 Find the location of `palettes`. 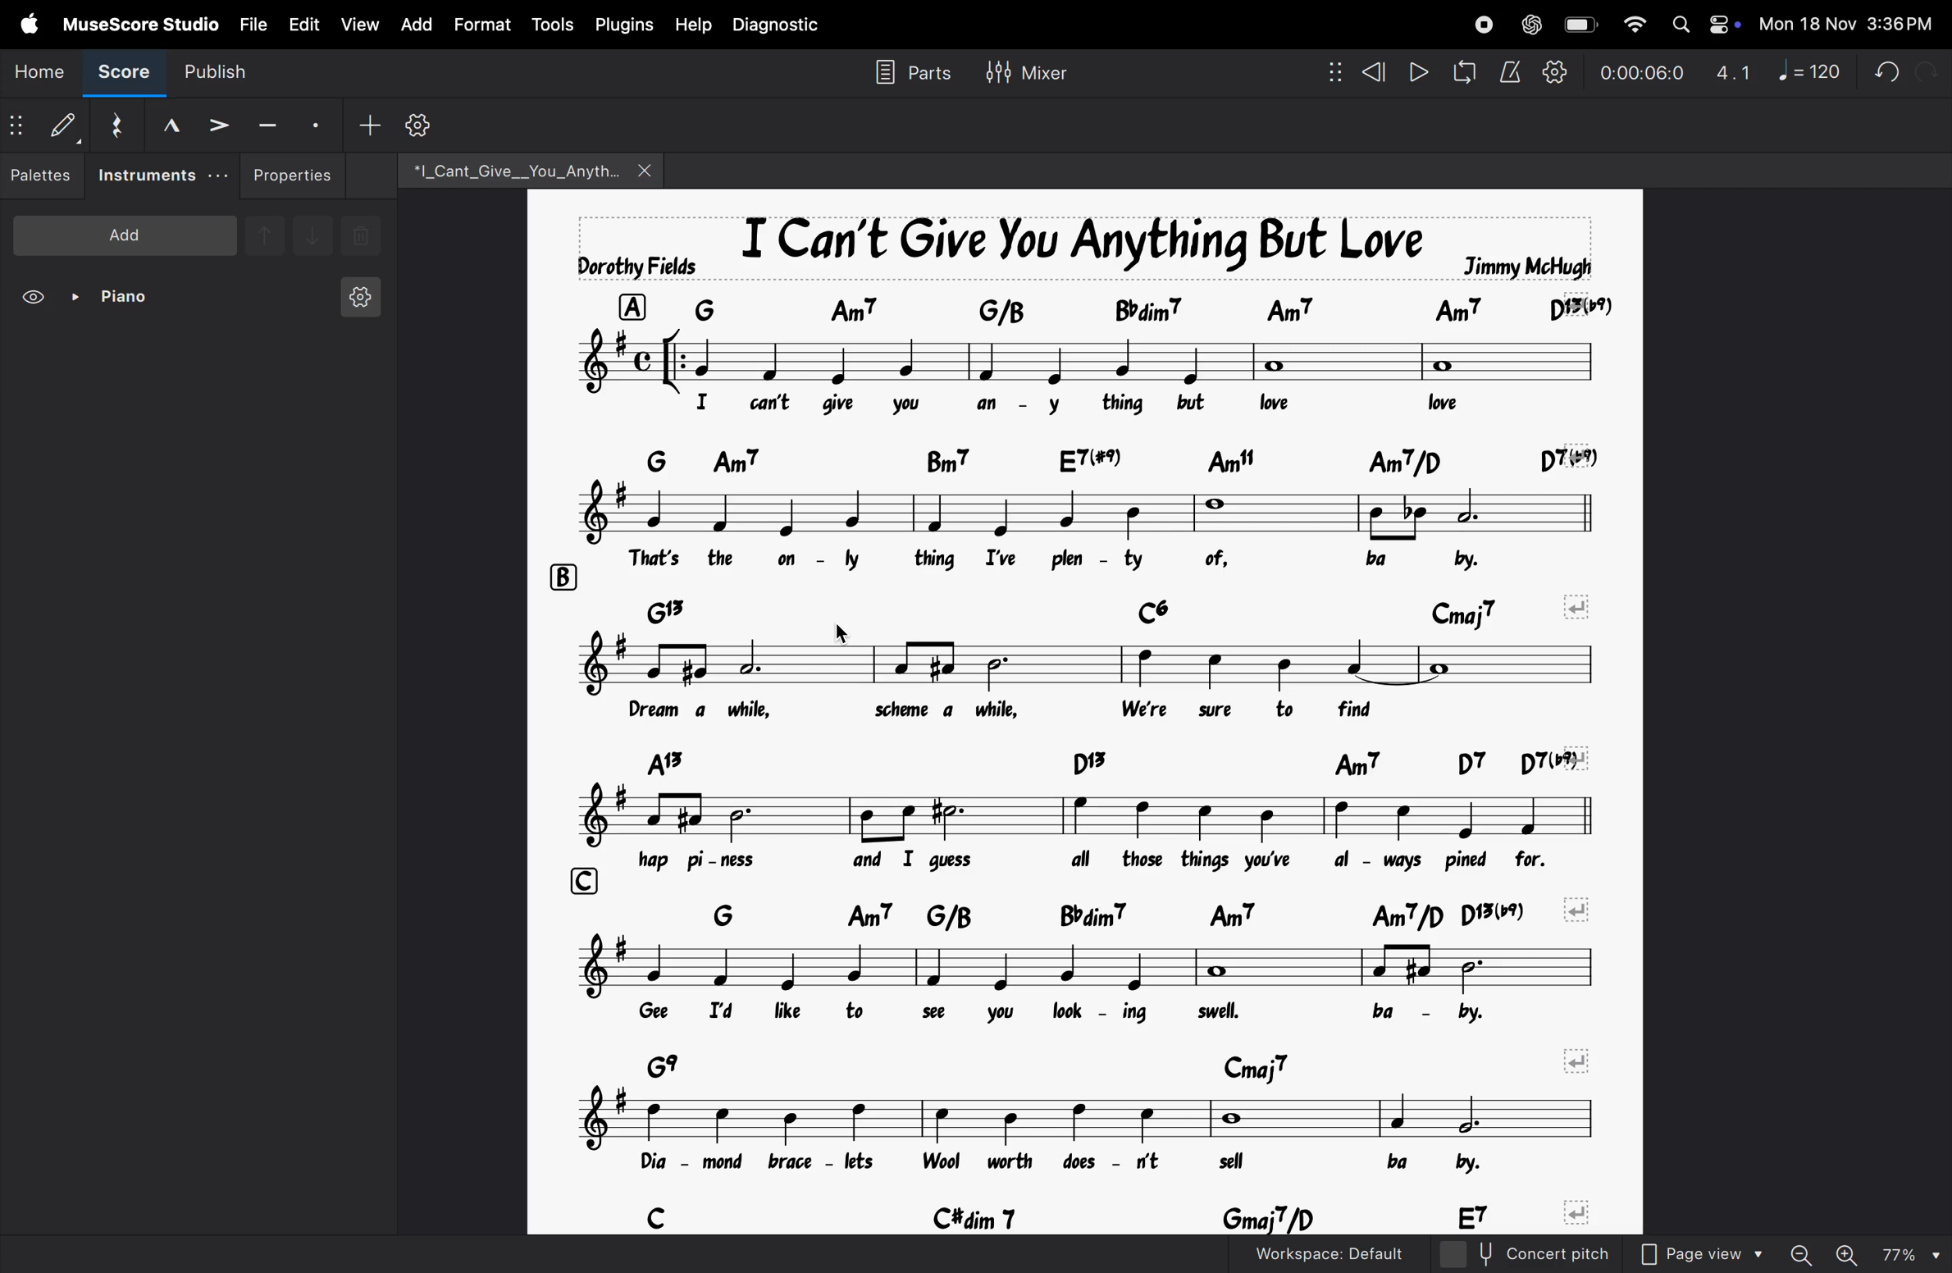

palettes is located at coordinates (44, 175).